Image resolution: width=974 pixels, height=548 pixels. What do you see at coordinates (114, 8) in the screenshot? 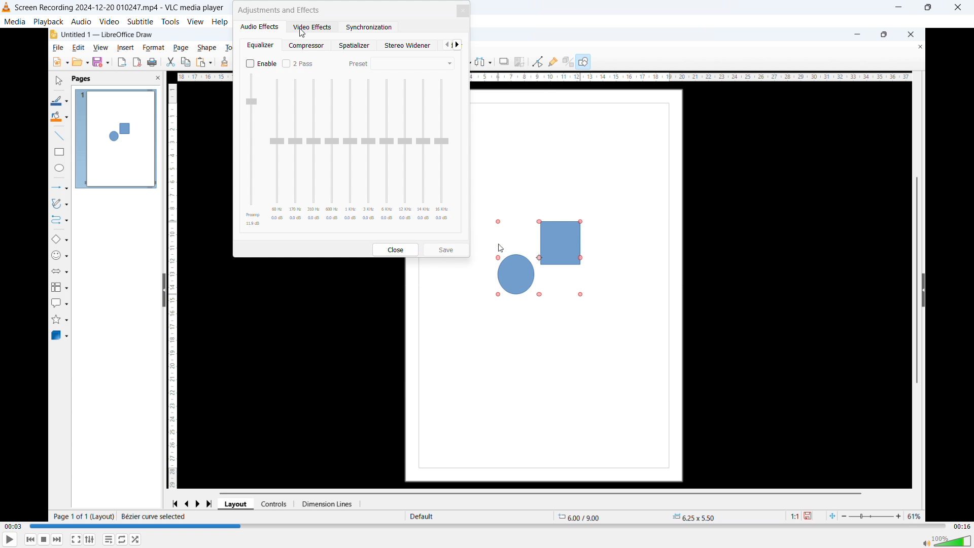
I see `Screen Recording 2024-12-20 010247.mp4 - VLC media player` at bounding box center [114, 8].